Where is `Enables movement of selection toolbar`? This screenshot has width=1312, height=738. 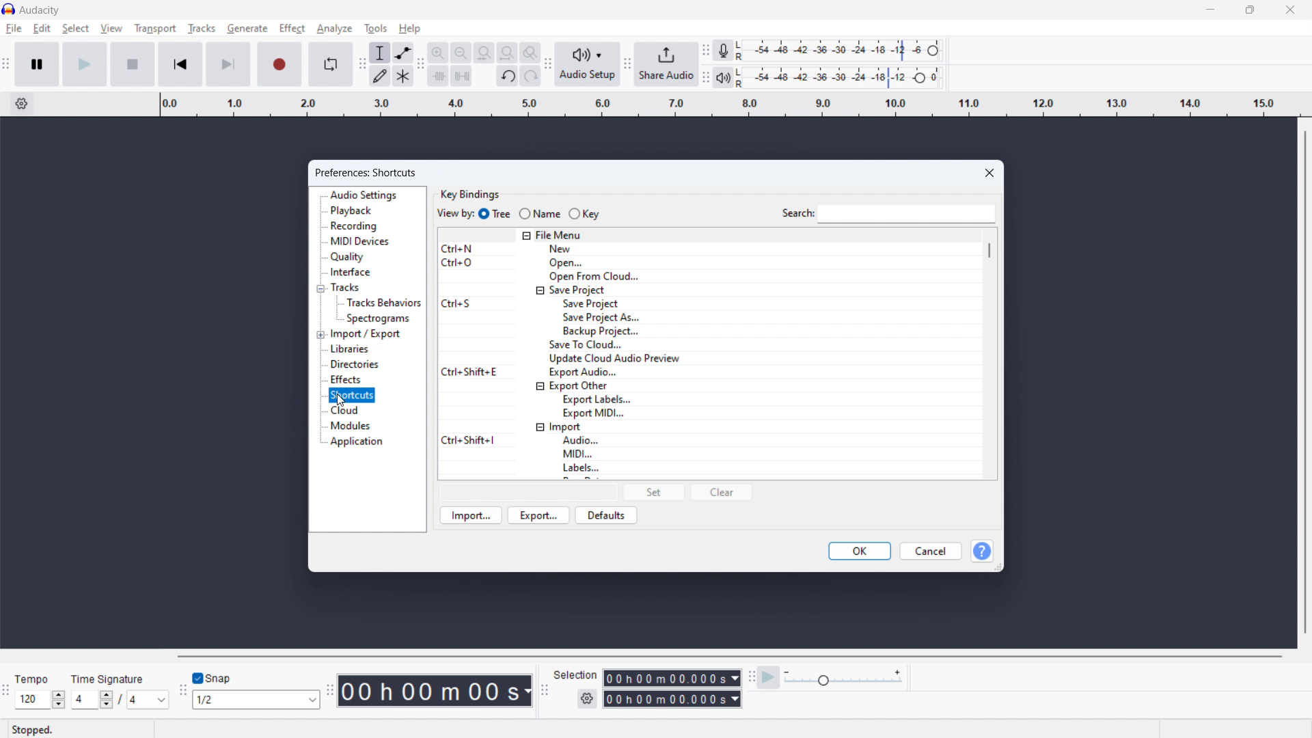 Enables movement of selection toolbar is located at coordinates (544, 691).